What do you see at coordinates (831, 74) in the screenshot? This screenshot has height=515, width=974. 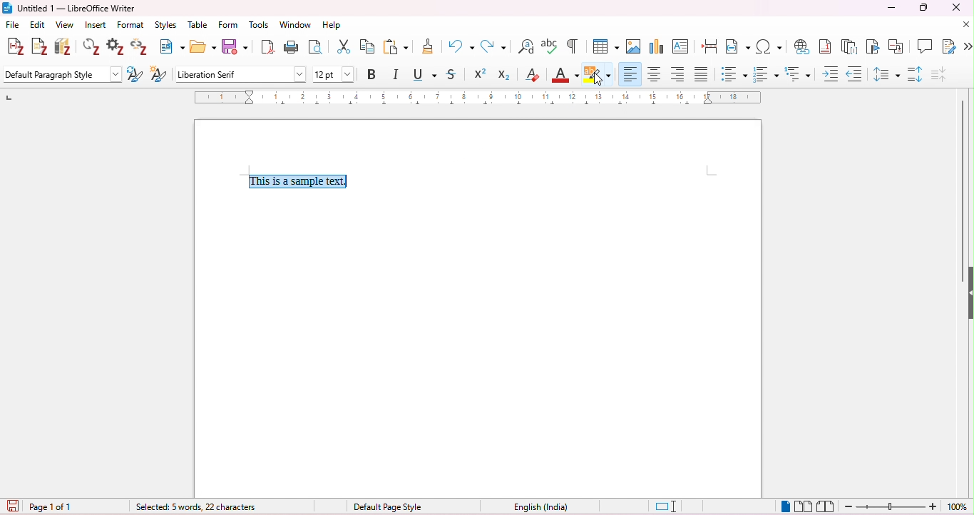 I see `increase indent` at bounding box center [831, 74].